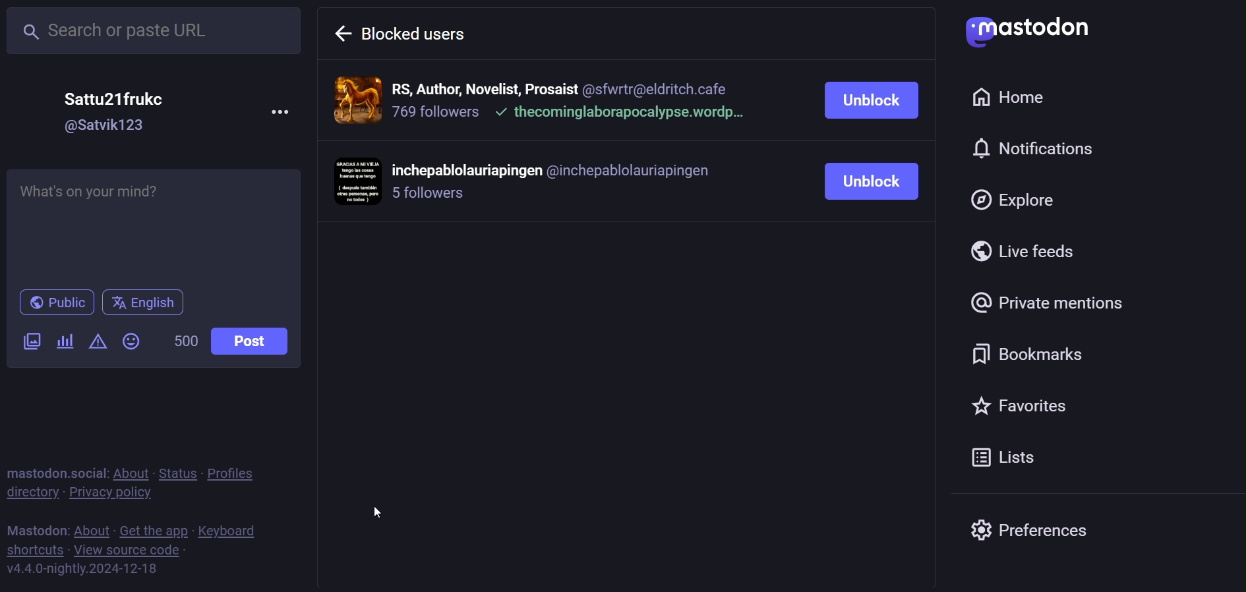 The height and width of the screenshot is (592, 1246). Describe the element at coordinates (1033, 532) in the screenshot. I see `preferences` at that location.